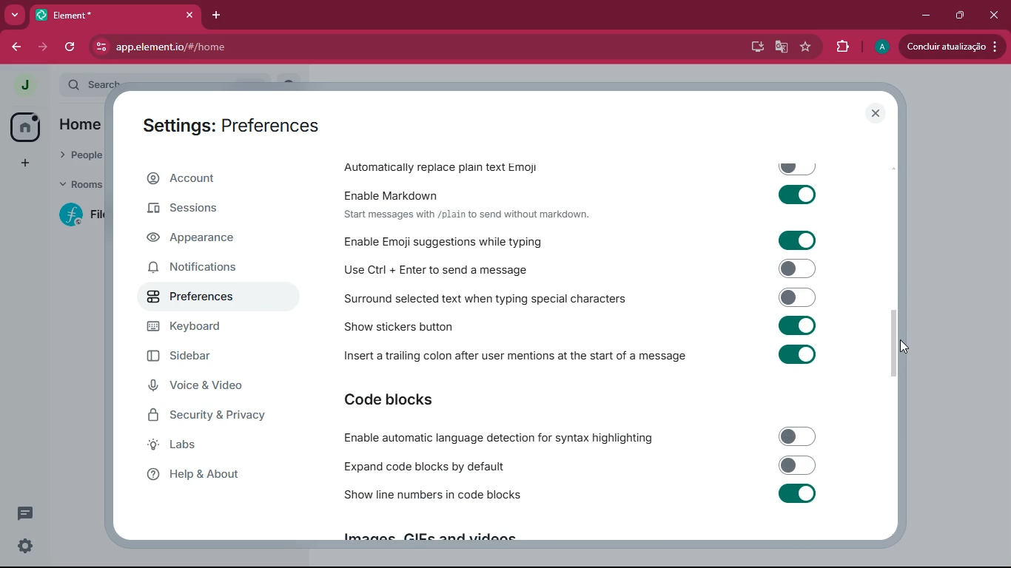 This screenshot has width=1011, height=568. Describe the element at coordinates (582, 164) in the screenshot. I see `Automatically replace plain text Emoji` at that location.